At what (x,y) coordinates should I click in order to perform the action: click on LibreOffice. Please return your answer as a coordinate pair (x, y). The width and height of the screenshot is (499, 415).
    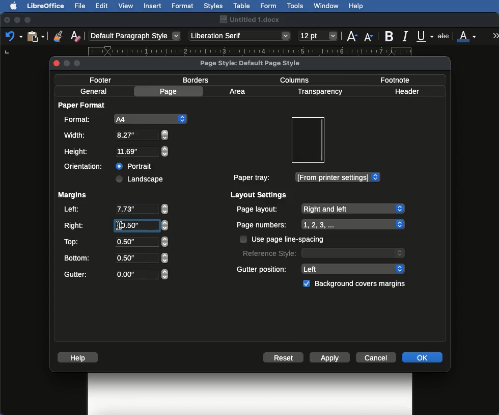
    Looking at the image, I should click on (45, 6).